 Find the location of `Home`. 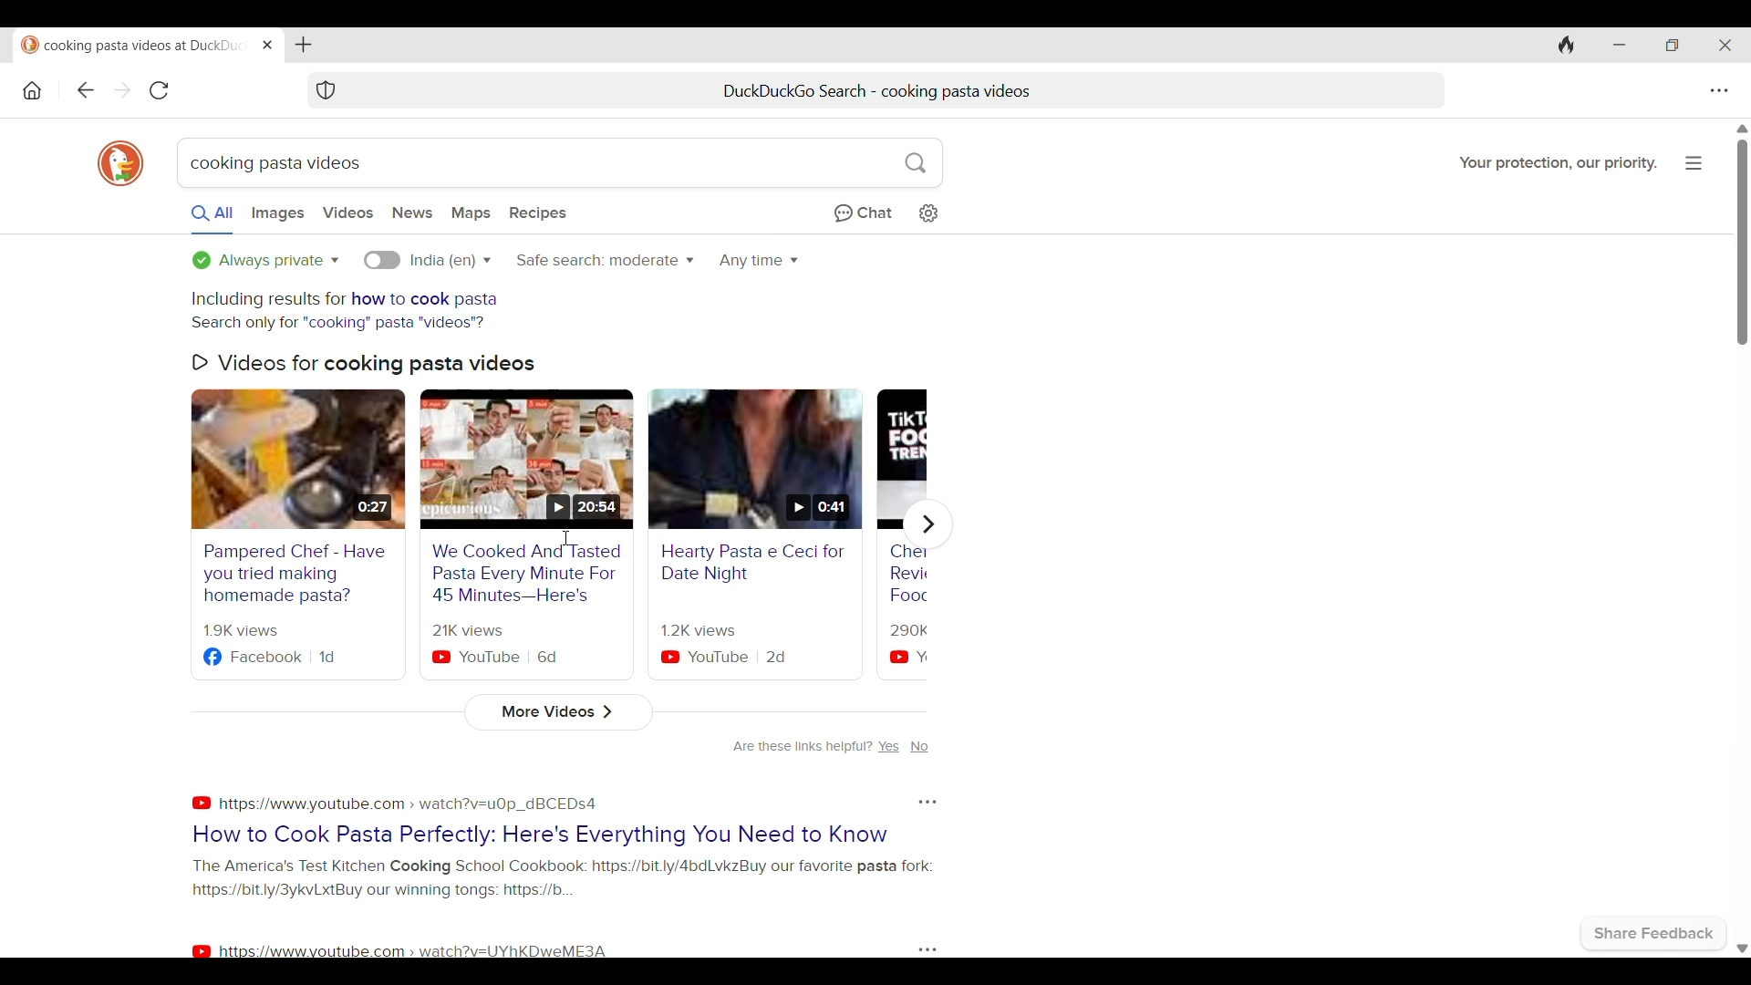

Home is located at coordinates (32, 90).